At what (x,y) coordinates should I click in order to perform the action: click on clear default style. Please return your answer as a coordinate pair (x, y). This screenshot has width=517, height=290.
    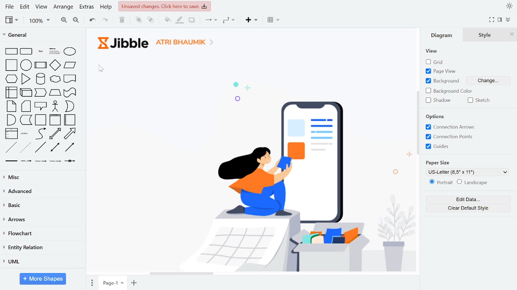
    Looking at the image, I should click on (469, 207).